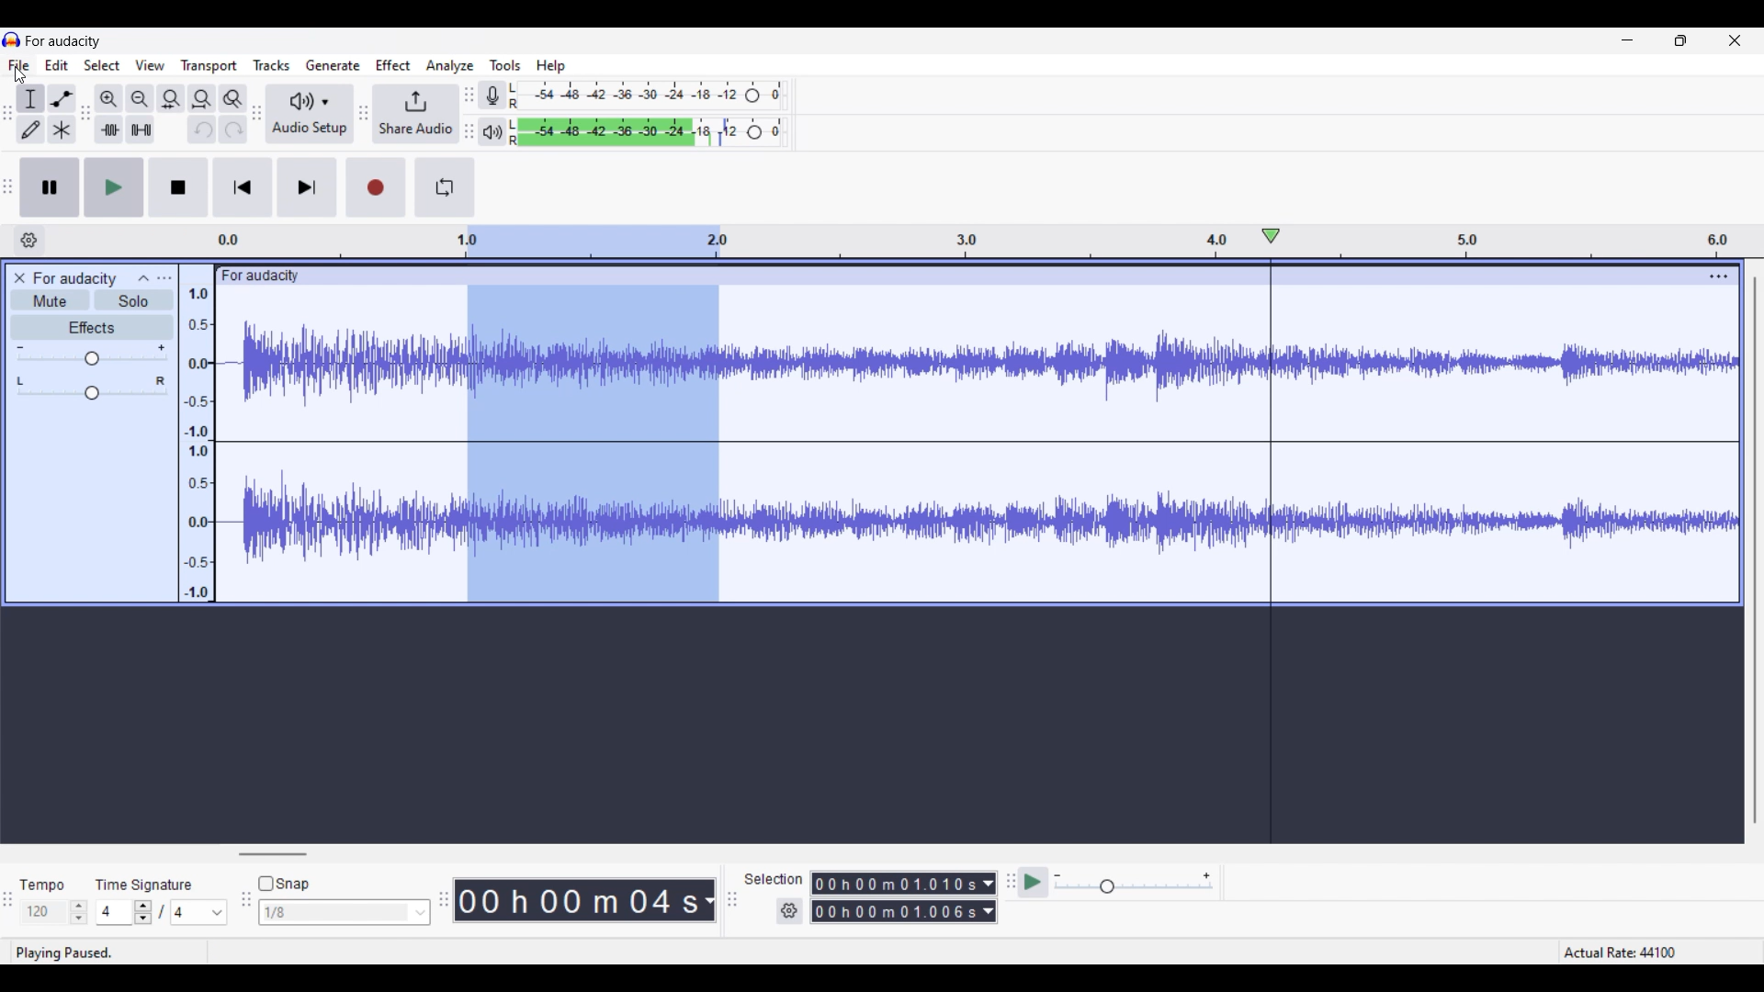  I want to click on Show in smaller tab, so click(1680, 40).